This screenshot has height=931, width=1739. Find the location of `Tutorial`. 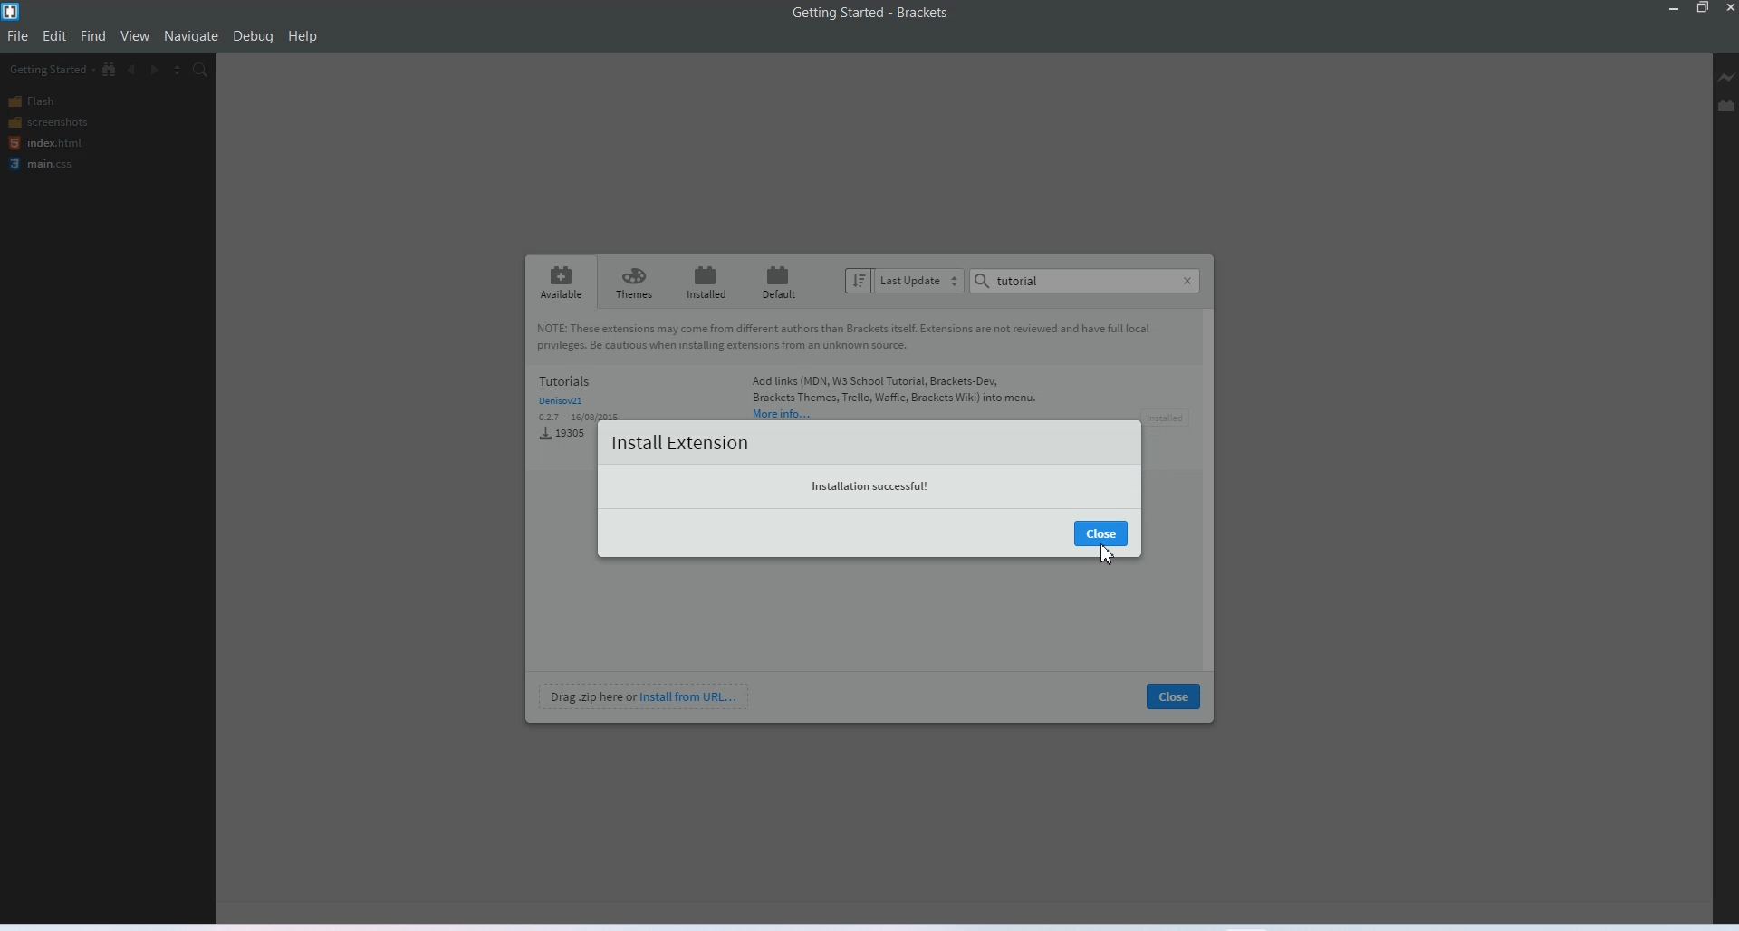

Tutorial is located at coordinates (1015, 281).